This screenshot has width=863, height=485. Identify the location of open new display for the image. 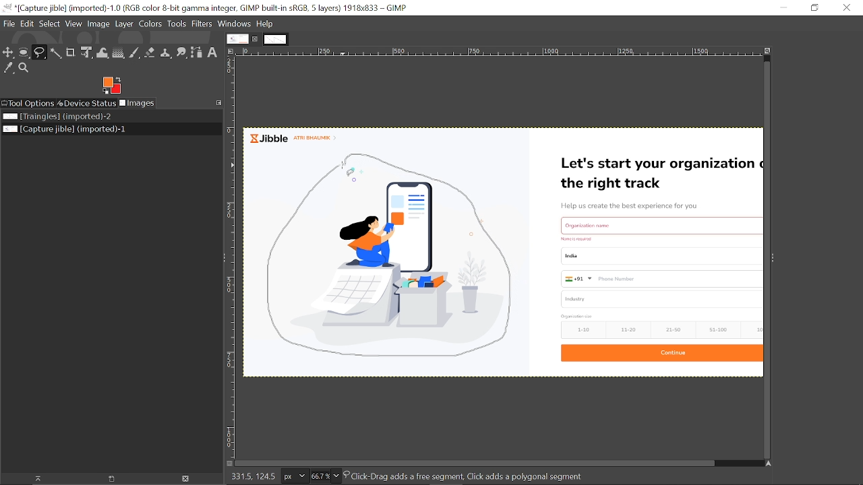
(108, 479).